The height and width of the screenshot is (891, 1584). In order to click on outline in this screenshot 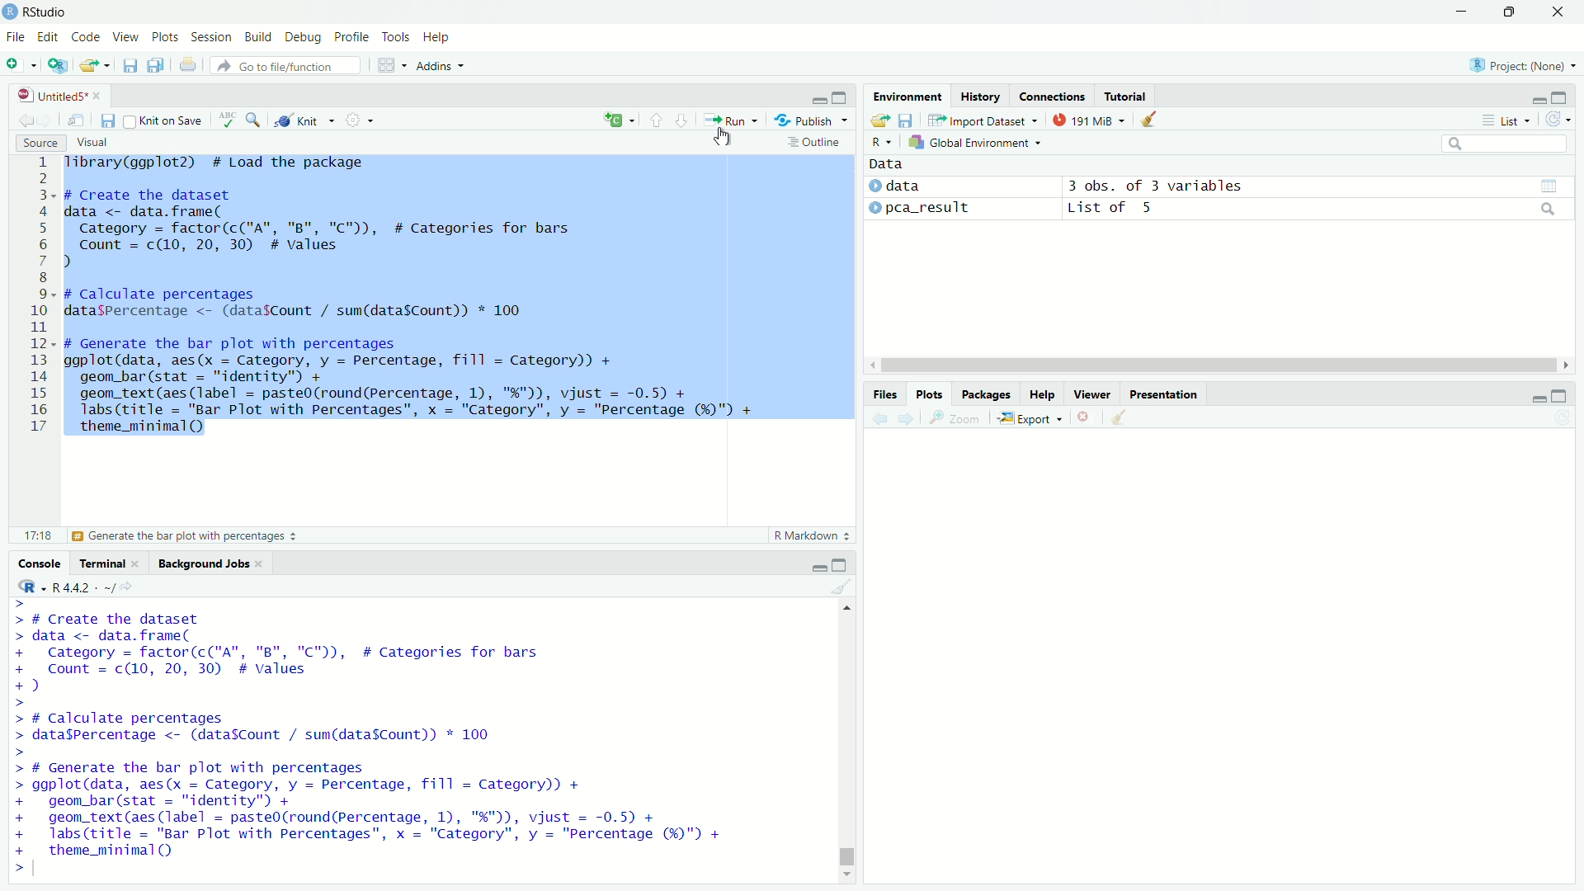, I will do `click(813, 144)`.